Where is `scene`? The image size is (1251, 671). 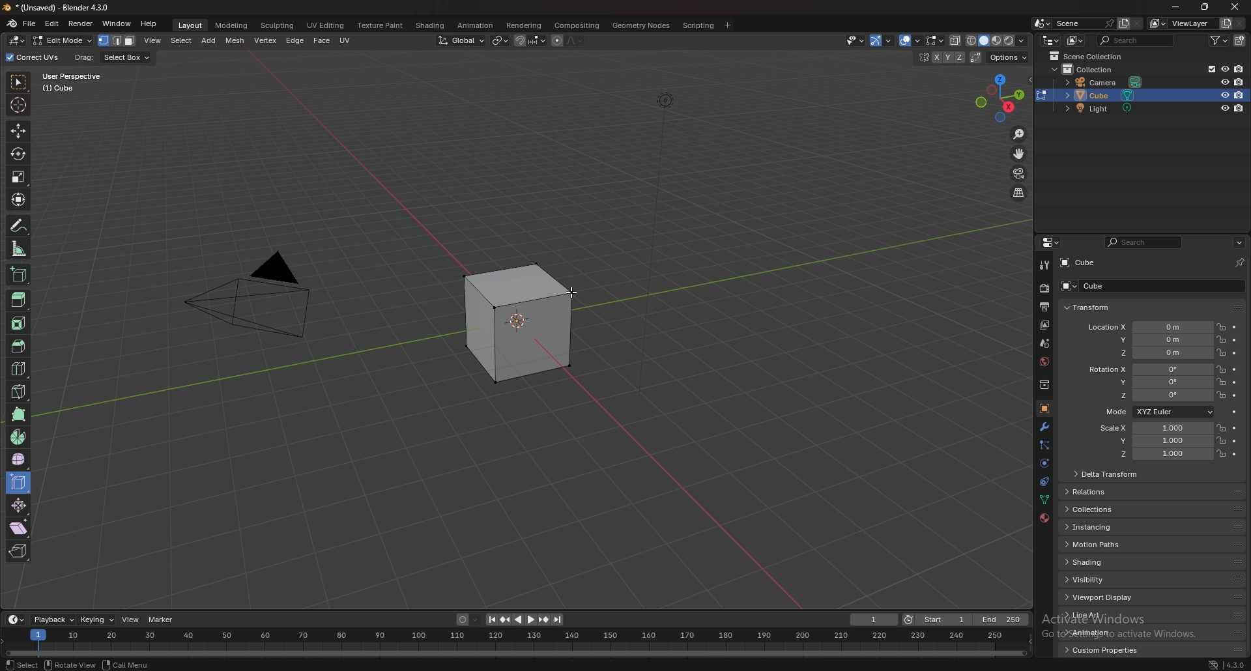
scene is located at coordinates (1085, 22).